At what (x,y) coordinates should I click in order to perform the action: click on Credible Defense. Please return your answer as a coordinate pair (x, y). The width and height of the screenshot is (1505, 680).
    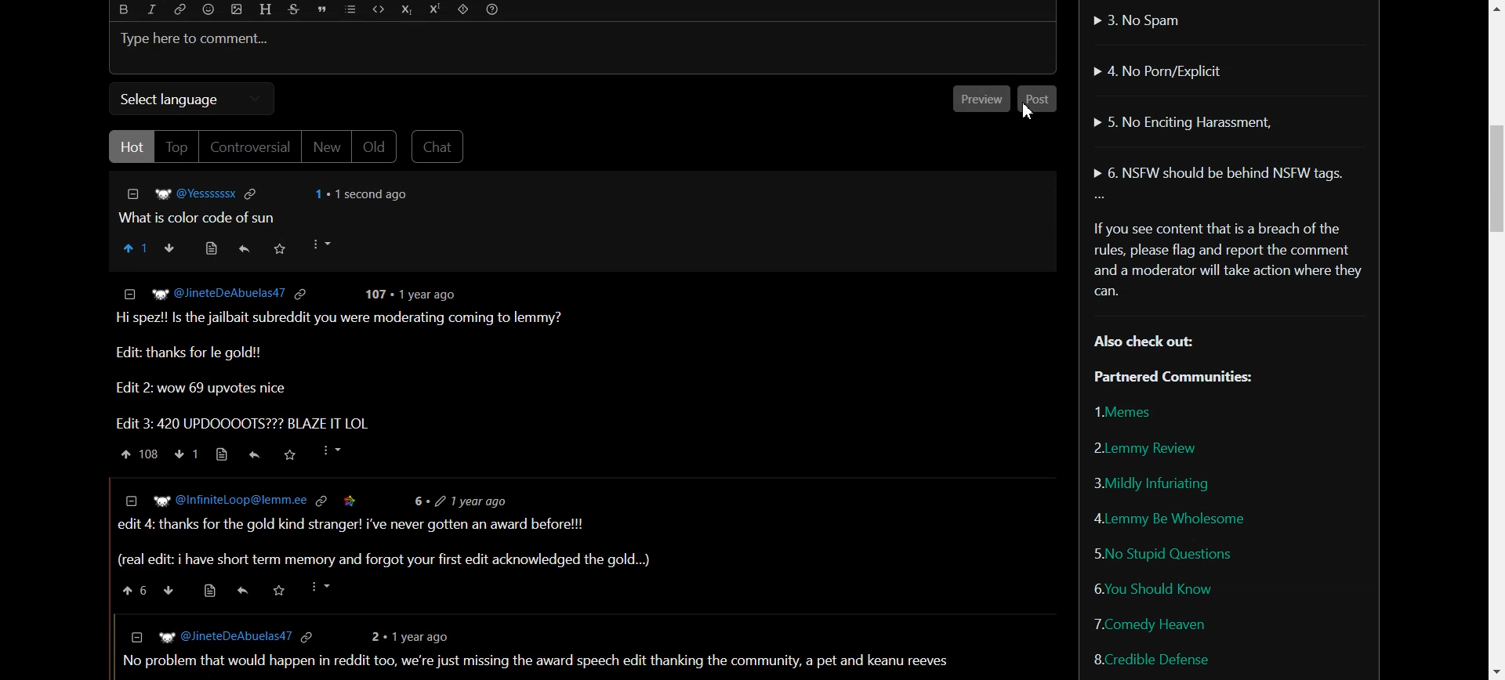
    Looking at the image, I should click on (1151, 659).